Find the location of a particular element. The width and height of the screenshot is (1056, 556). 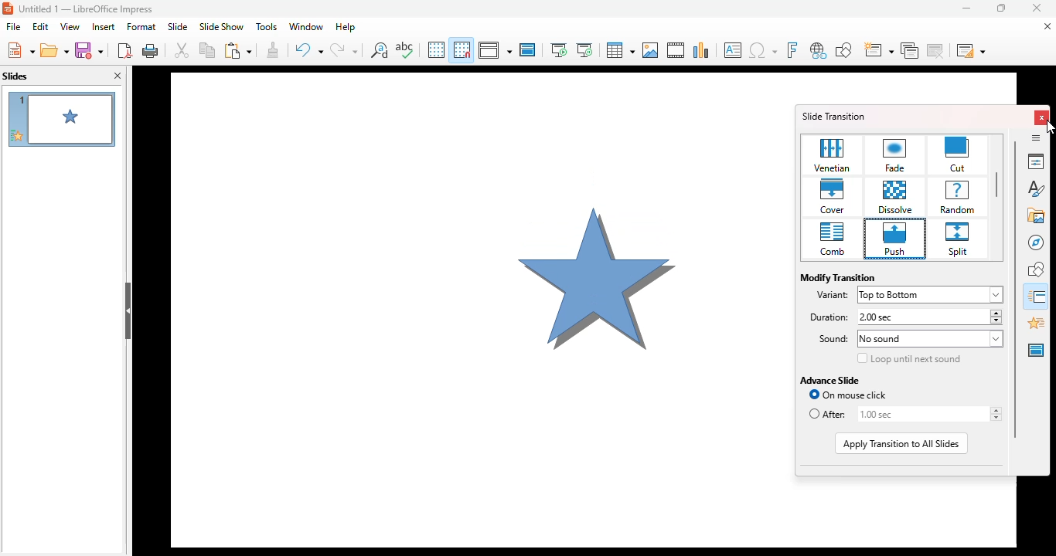

variant is located at coordinates (833, 295).